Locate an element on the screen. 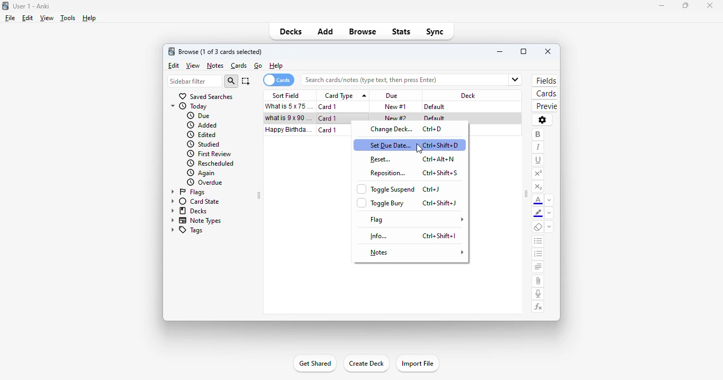 Image resolution: width=723 pixels, height=380 pixels. alignment is located at coordinates (538, 267).